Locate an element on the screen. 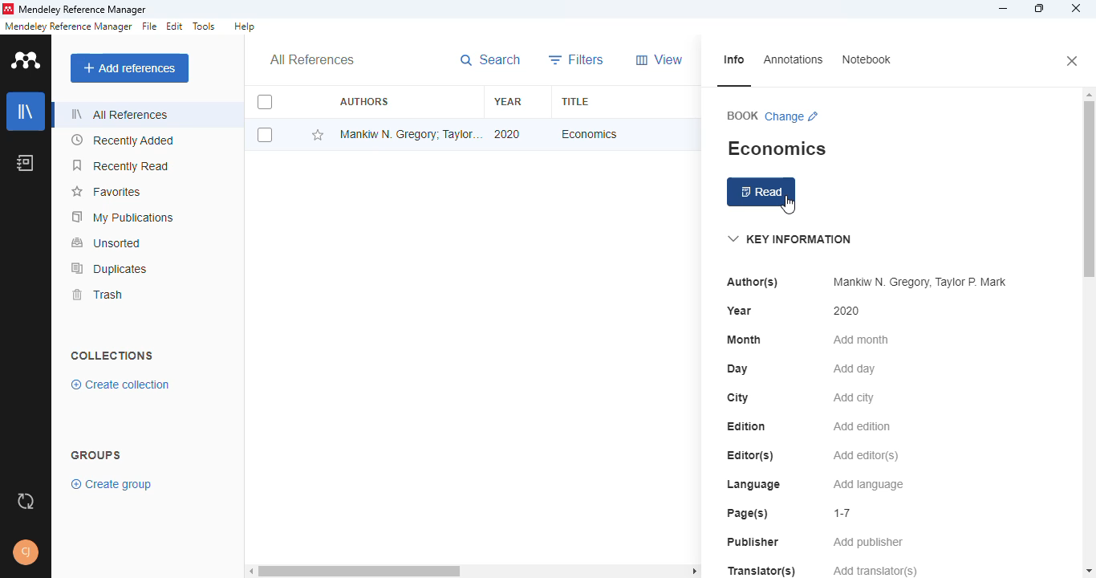  logo is located at coordinates (8, 9).